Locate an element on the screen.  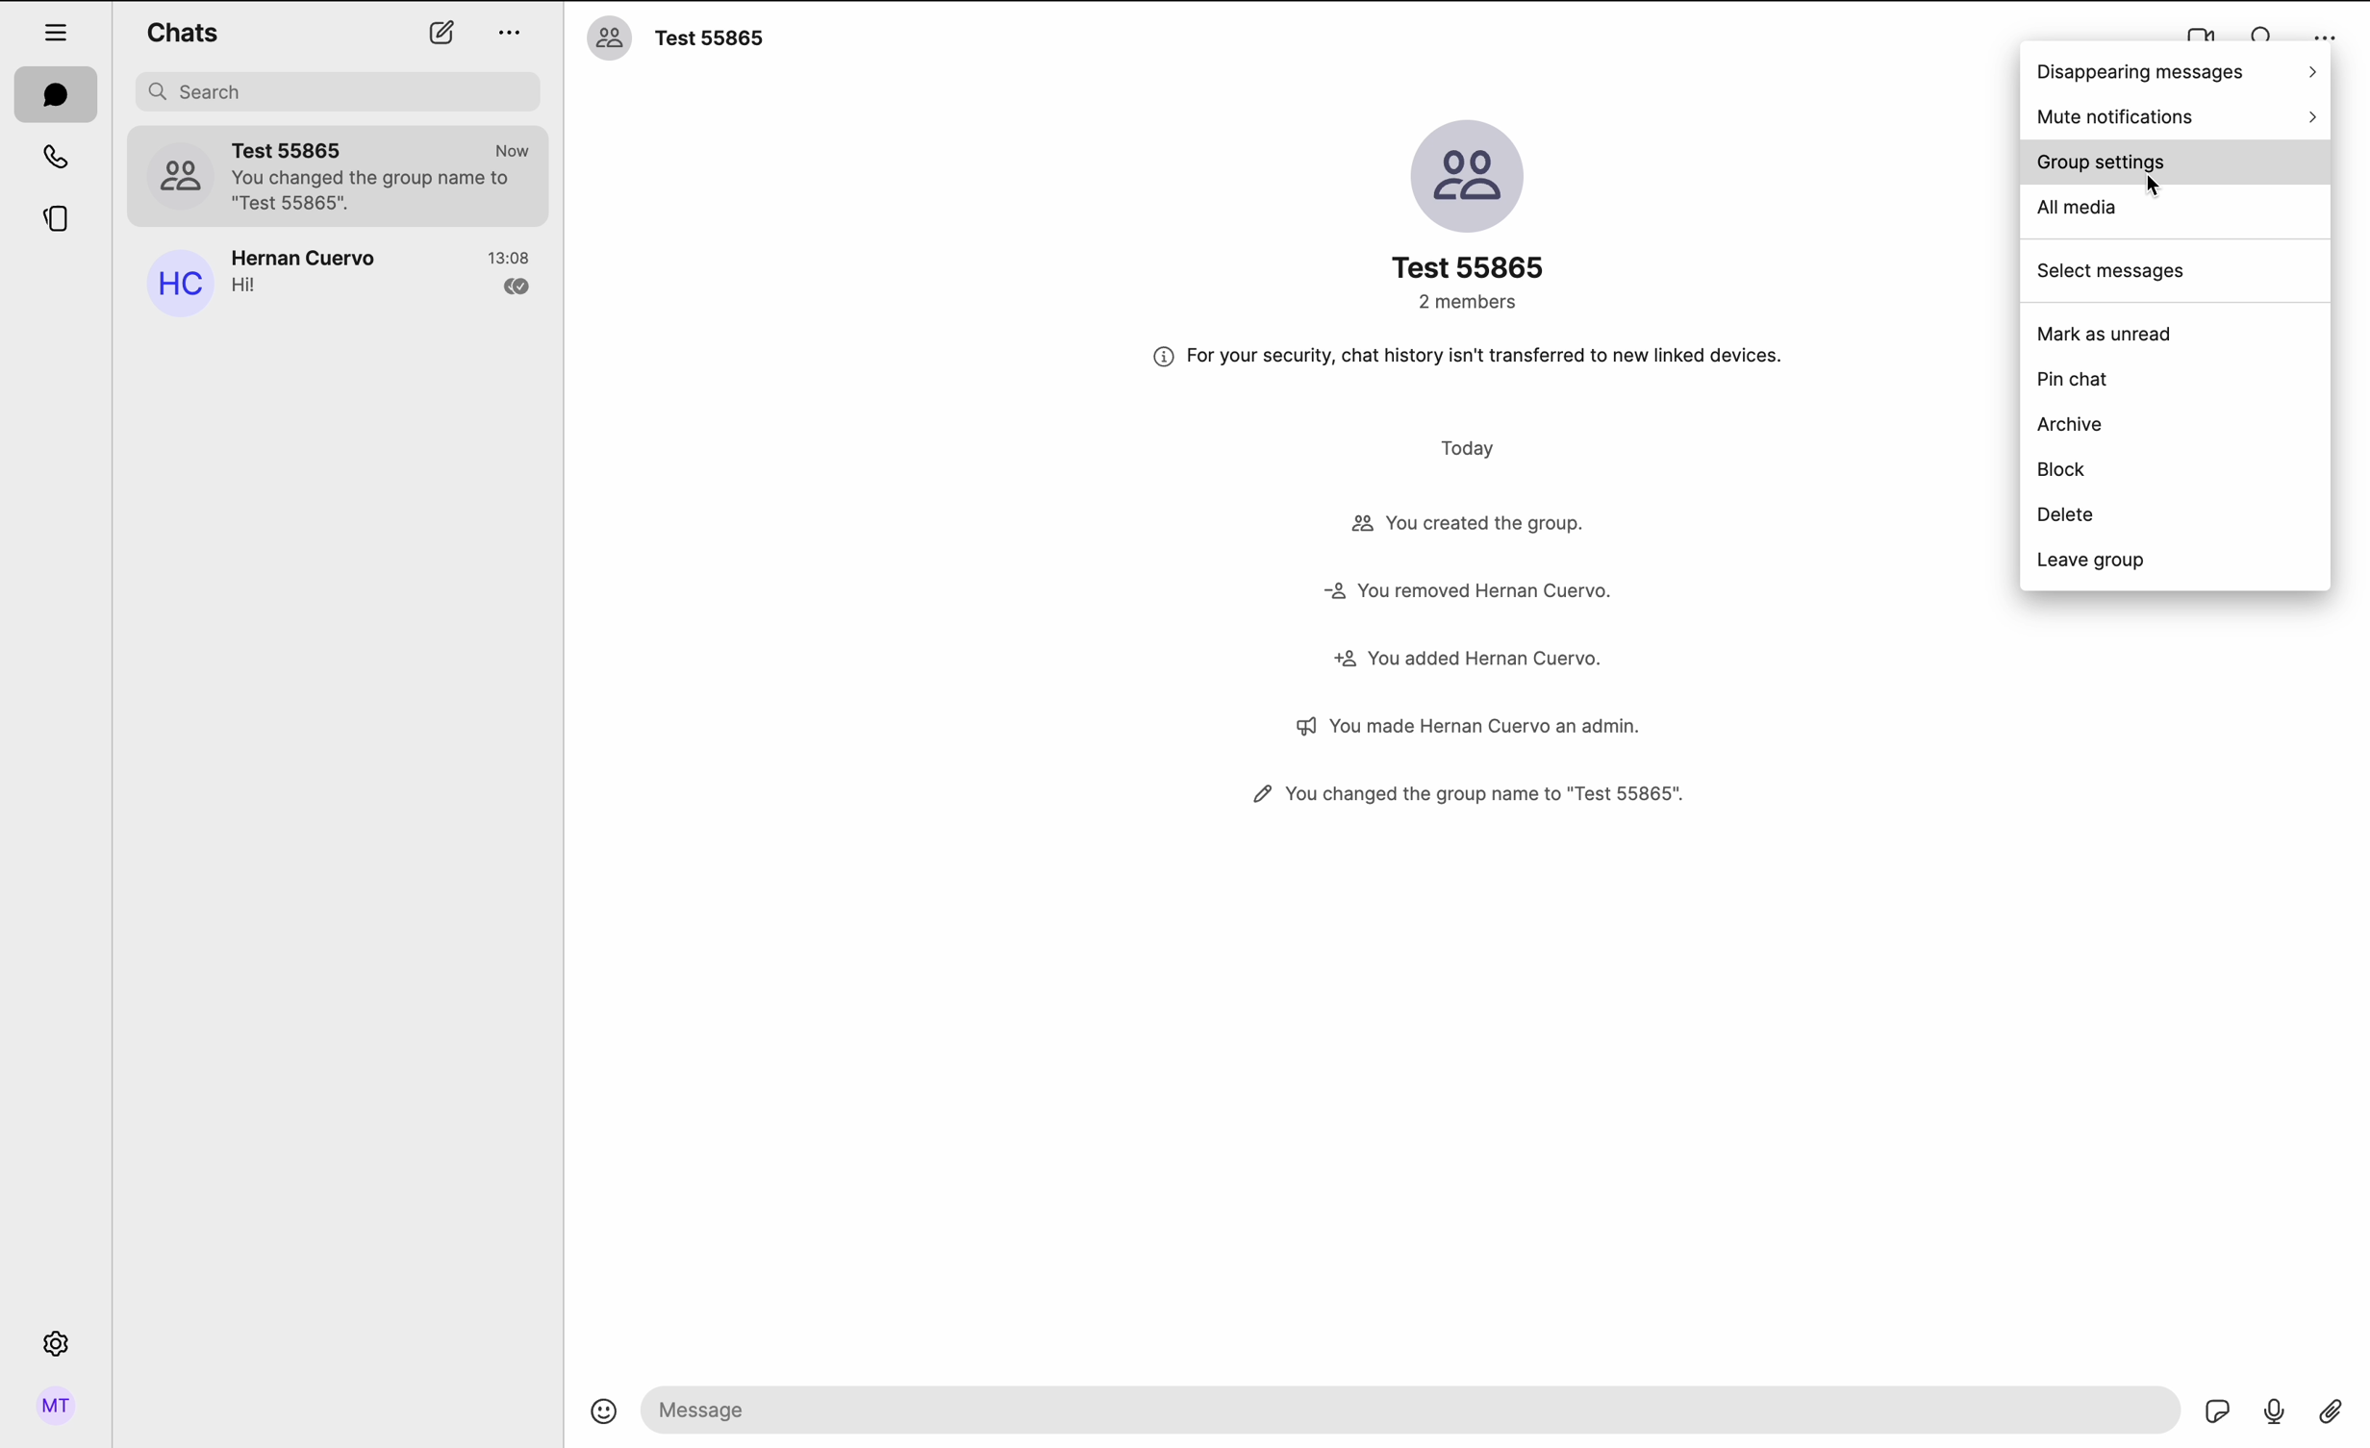
name group is located at coordinates (719, 40).